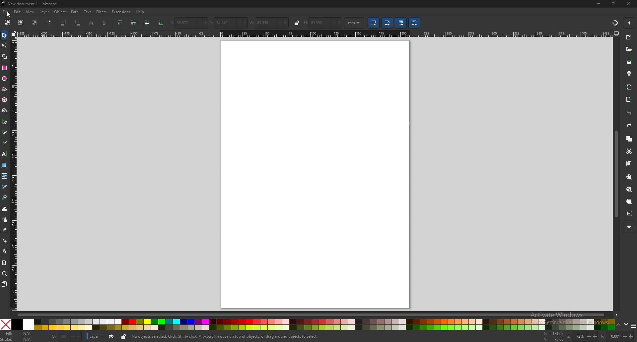 The image size is (637, 342). Describe the element at coordinates (60, 12) in the screenshot. I see `object` at that location.